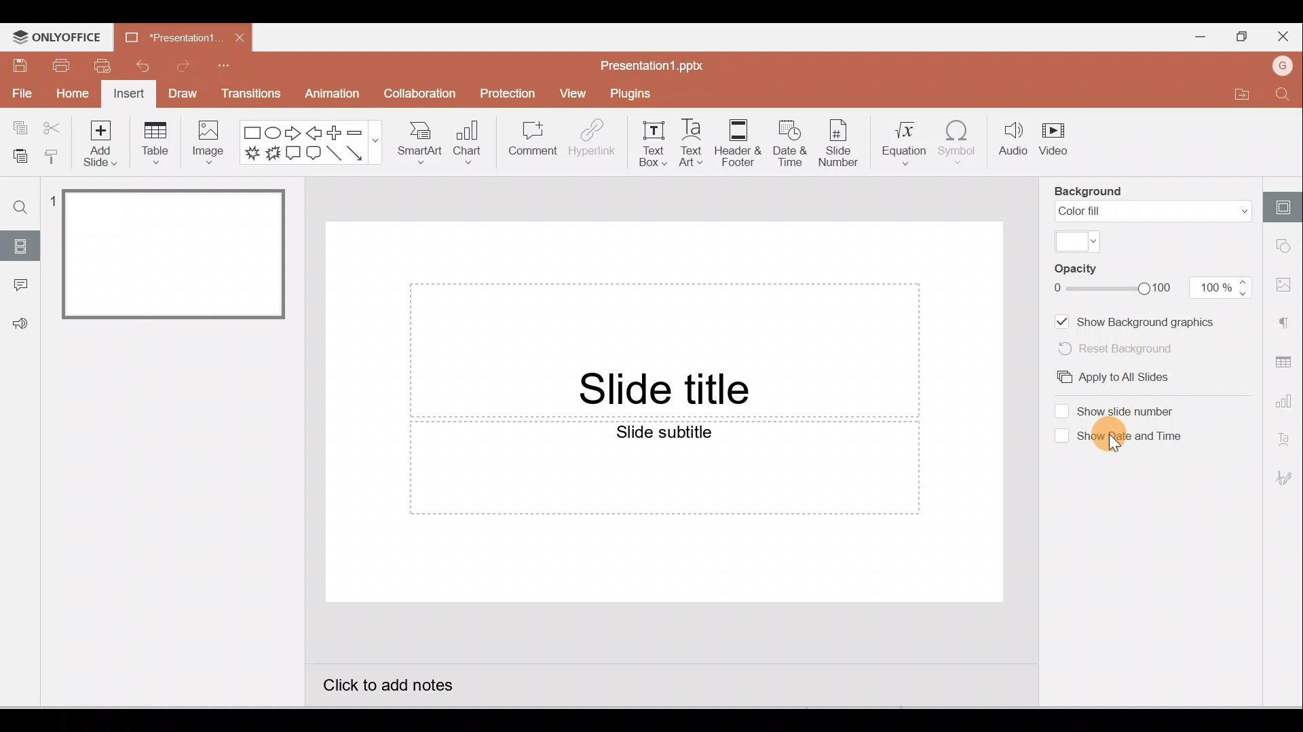  What do you see at coordinates (419, 142) in the screenshot?
I see `SmartArt` at bounding box center [419, 142].